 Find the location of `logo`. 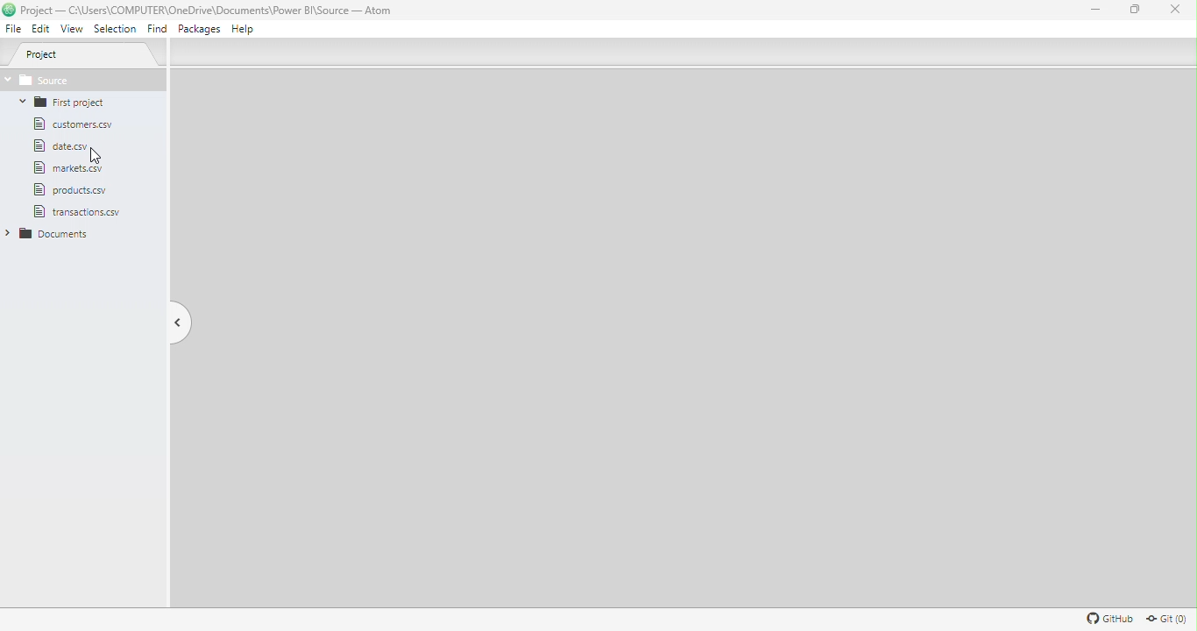

logo is located at coordinates (9, 10).